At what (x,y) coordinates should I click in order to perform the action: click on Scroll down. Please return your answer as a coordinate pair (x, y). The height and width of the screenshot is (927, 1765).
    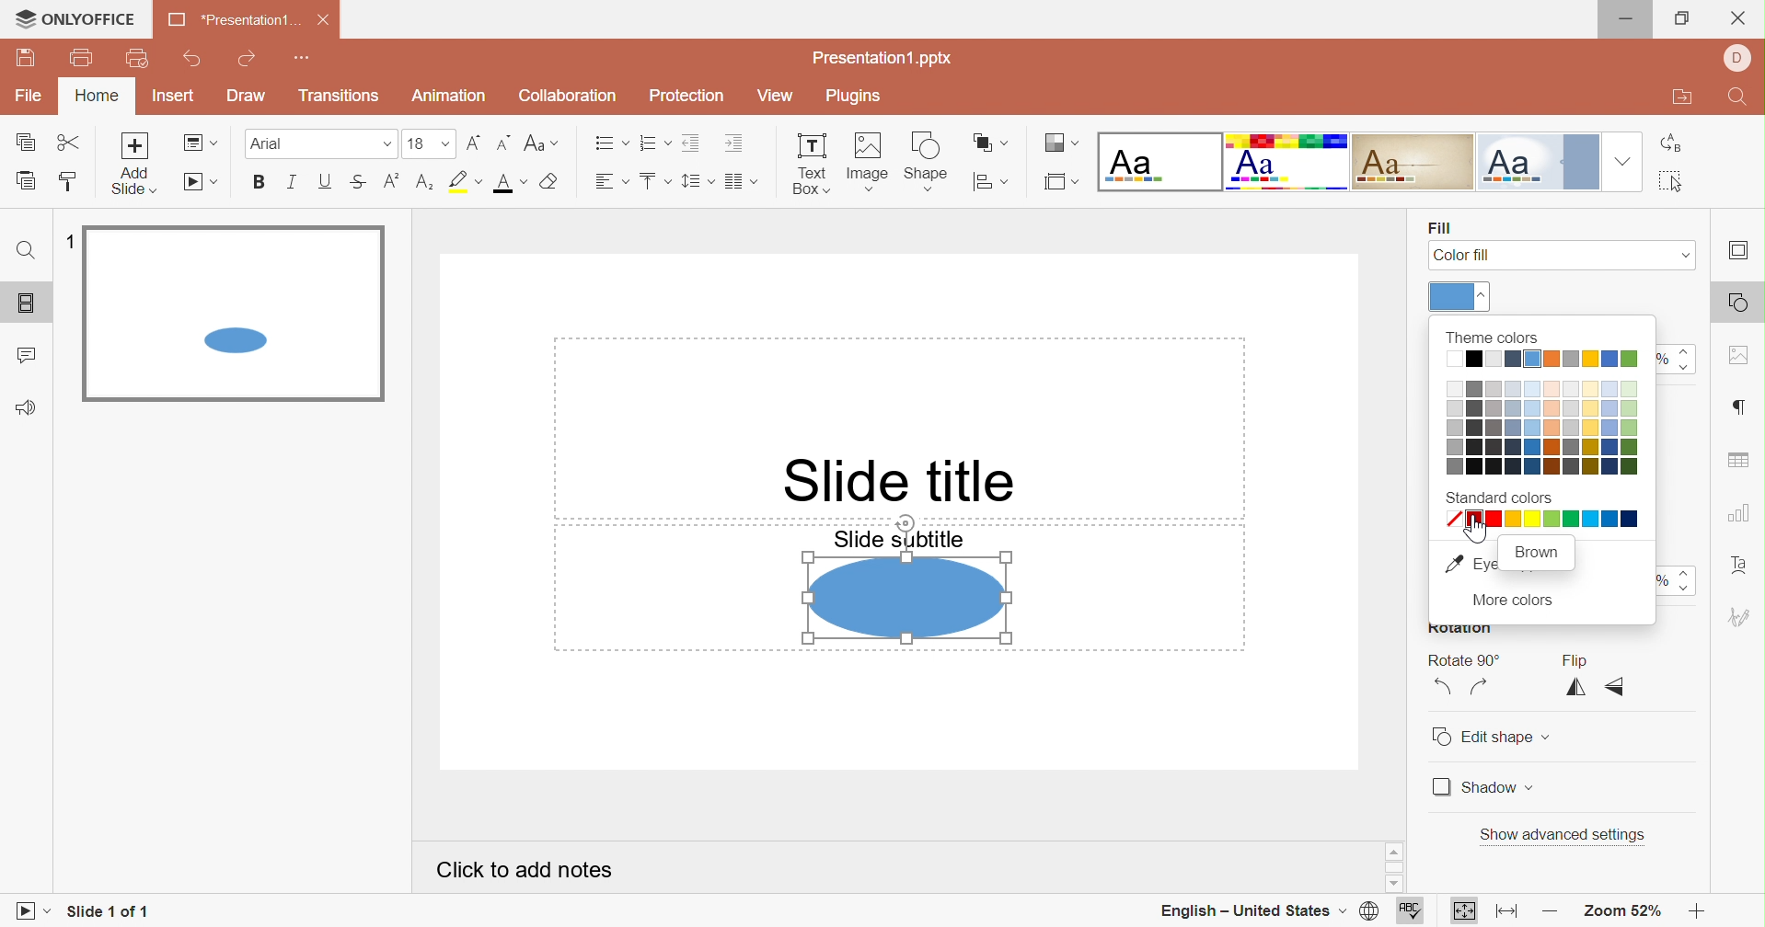
    Looking at the image, I should click on (1399, 886).